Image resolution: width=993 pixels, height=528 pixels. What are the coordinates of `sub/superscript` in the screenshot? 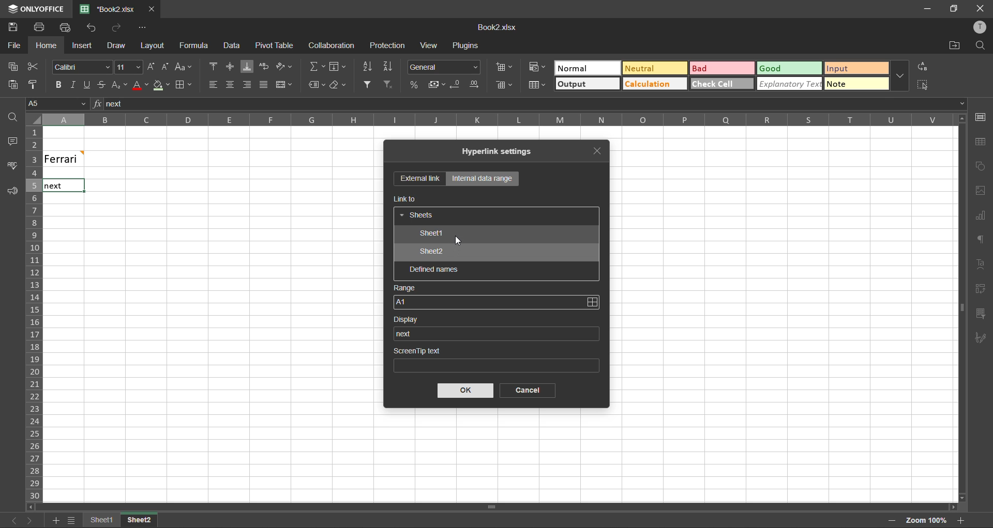 It's located at (117, 84).